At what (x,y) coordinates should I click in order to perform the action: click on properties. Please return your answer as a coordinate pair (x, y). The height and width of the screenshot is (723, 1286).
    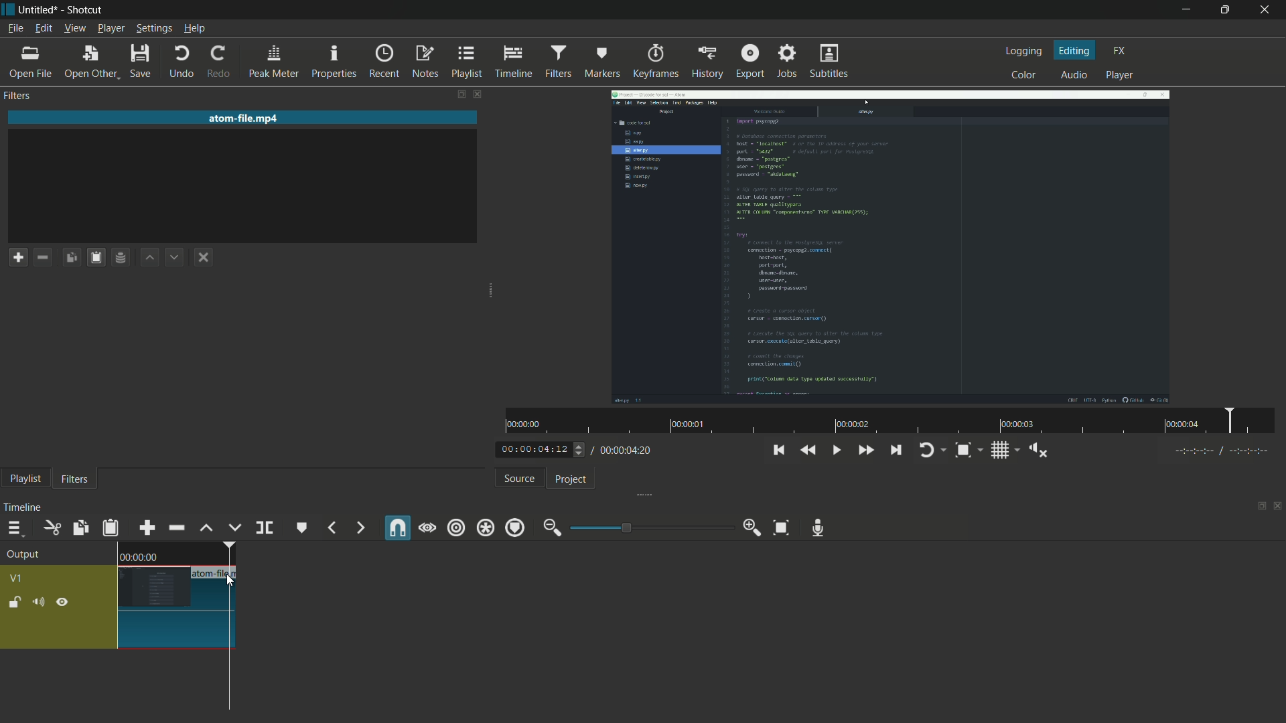
    Looking at the image, I should click on (333, 62).